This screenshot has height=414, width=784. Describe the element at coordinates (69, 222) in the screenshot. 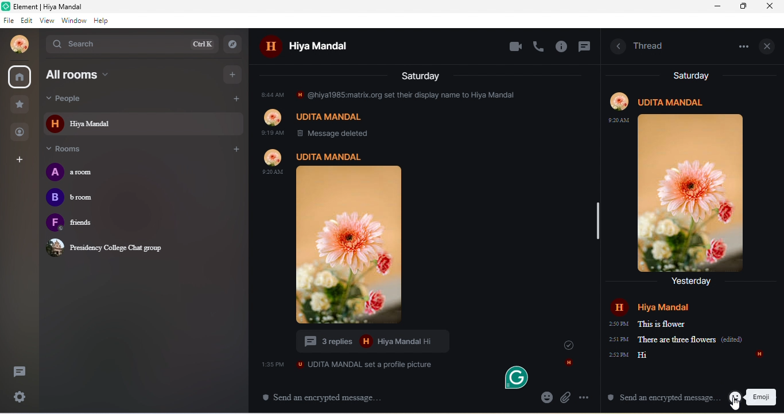

I see `friends` at that location.